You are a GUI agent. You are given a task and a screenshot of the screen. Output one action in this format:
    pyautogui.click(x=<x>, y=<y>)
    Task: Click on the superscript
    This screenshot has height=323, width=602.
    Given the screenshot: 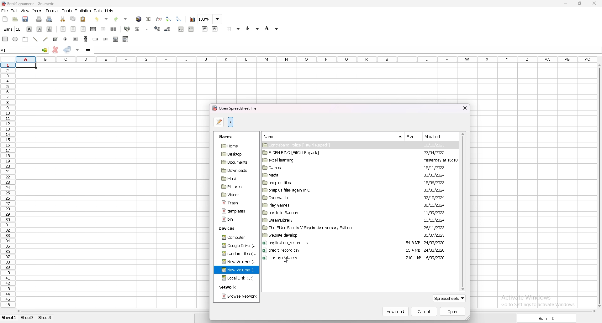 What is the action you would take?
    pyautogui.click(x=205, y=29)
    